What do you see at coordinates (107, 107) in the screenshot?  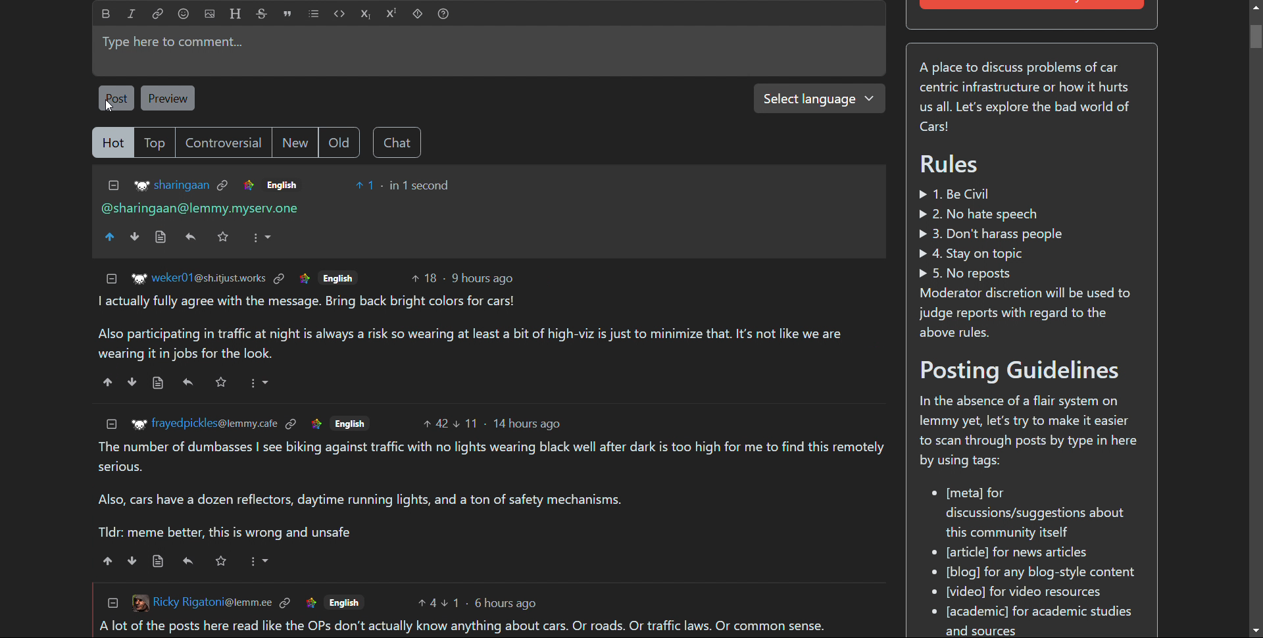 I see `Cursor` at bounding box center [107, 107].